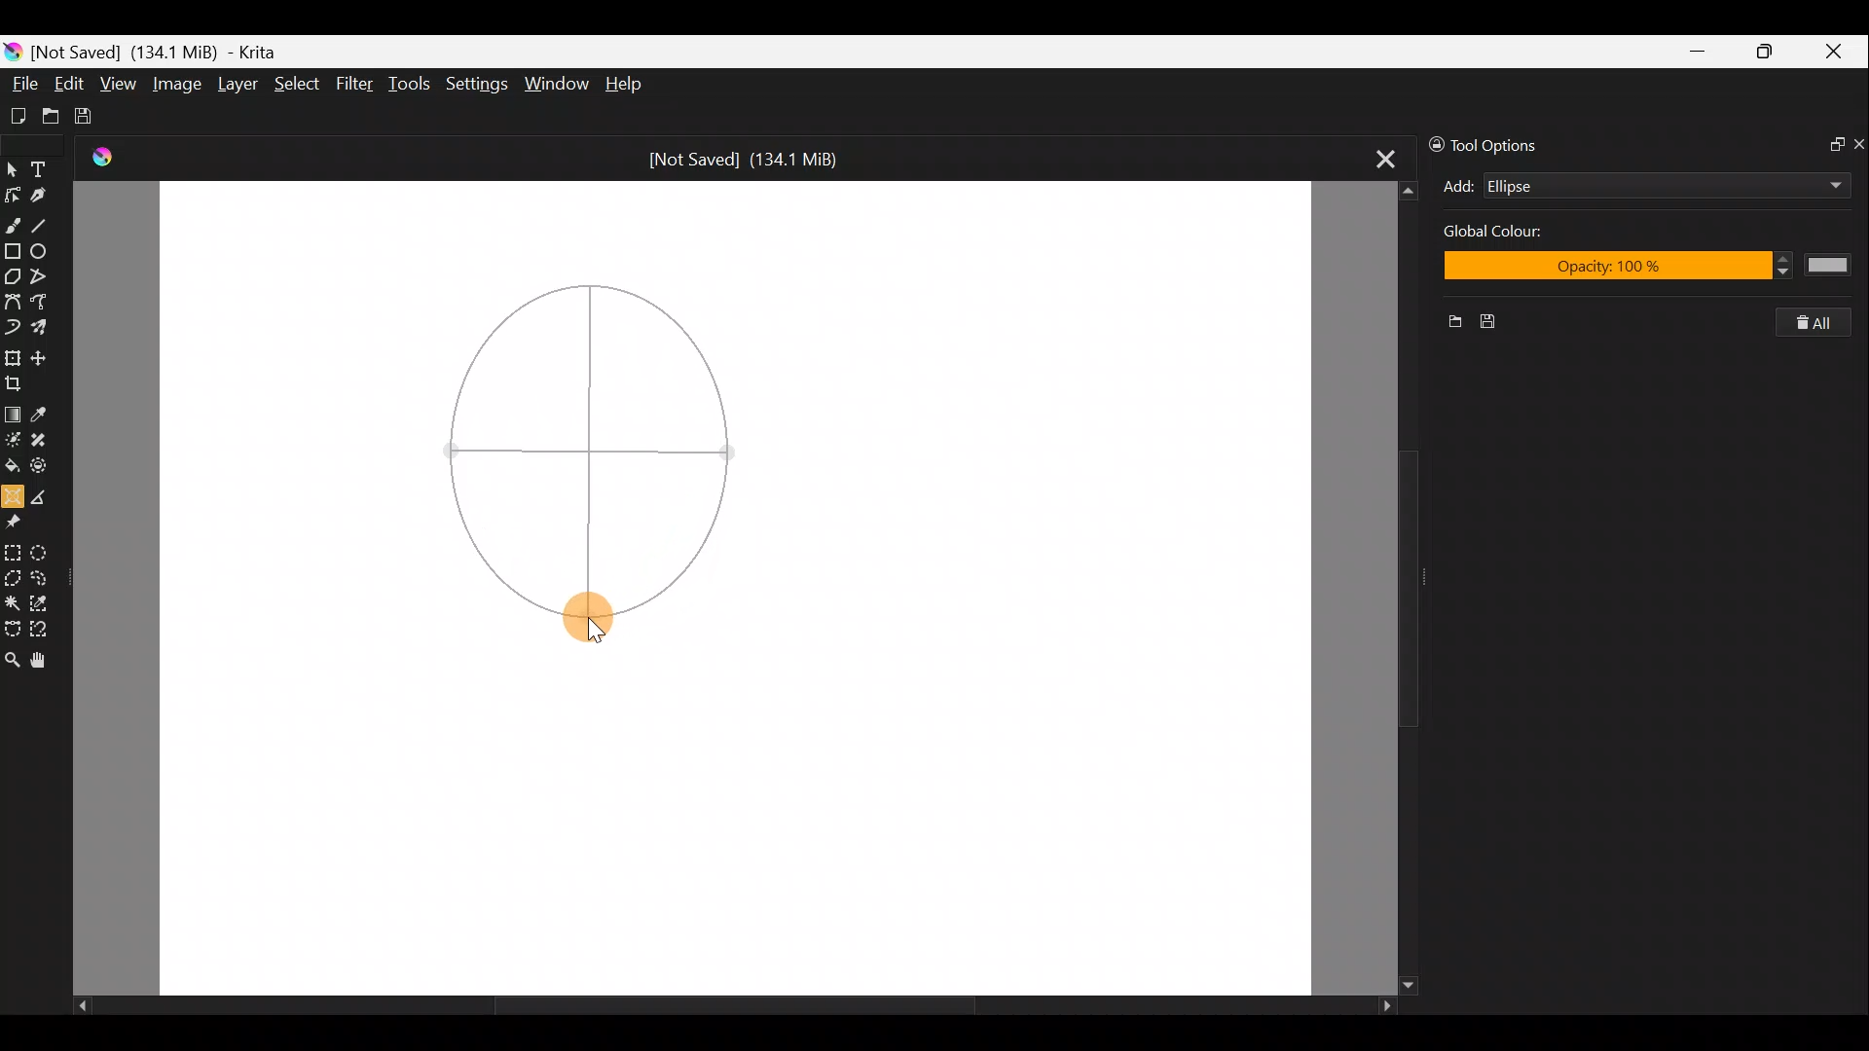 Image resolution: width=1869 pixels, height=1051 pixels. Describe the element at coordinates (13, 165) in the screenshot. I see `Select shapes tool` at that location.